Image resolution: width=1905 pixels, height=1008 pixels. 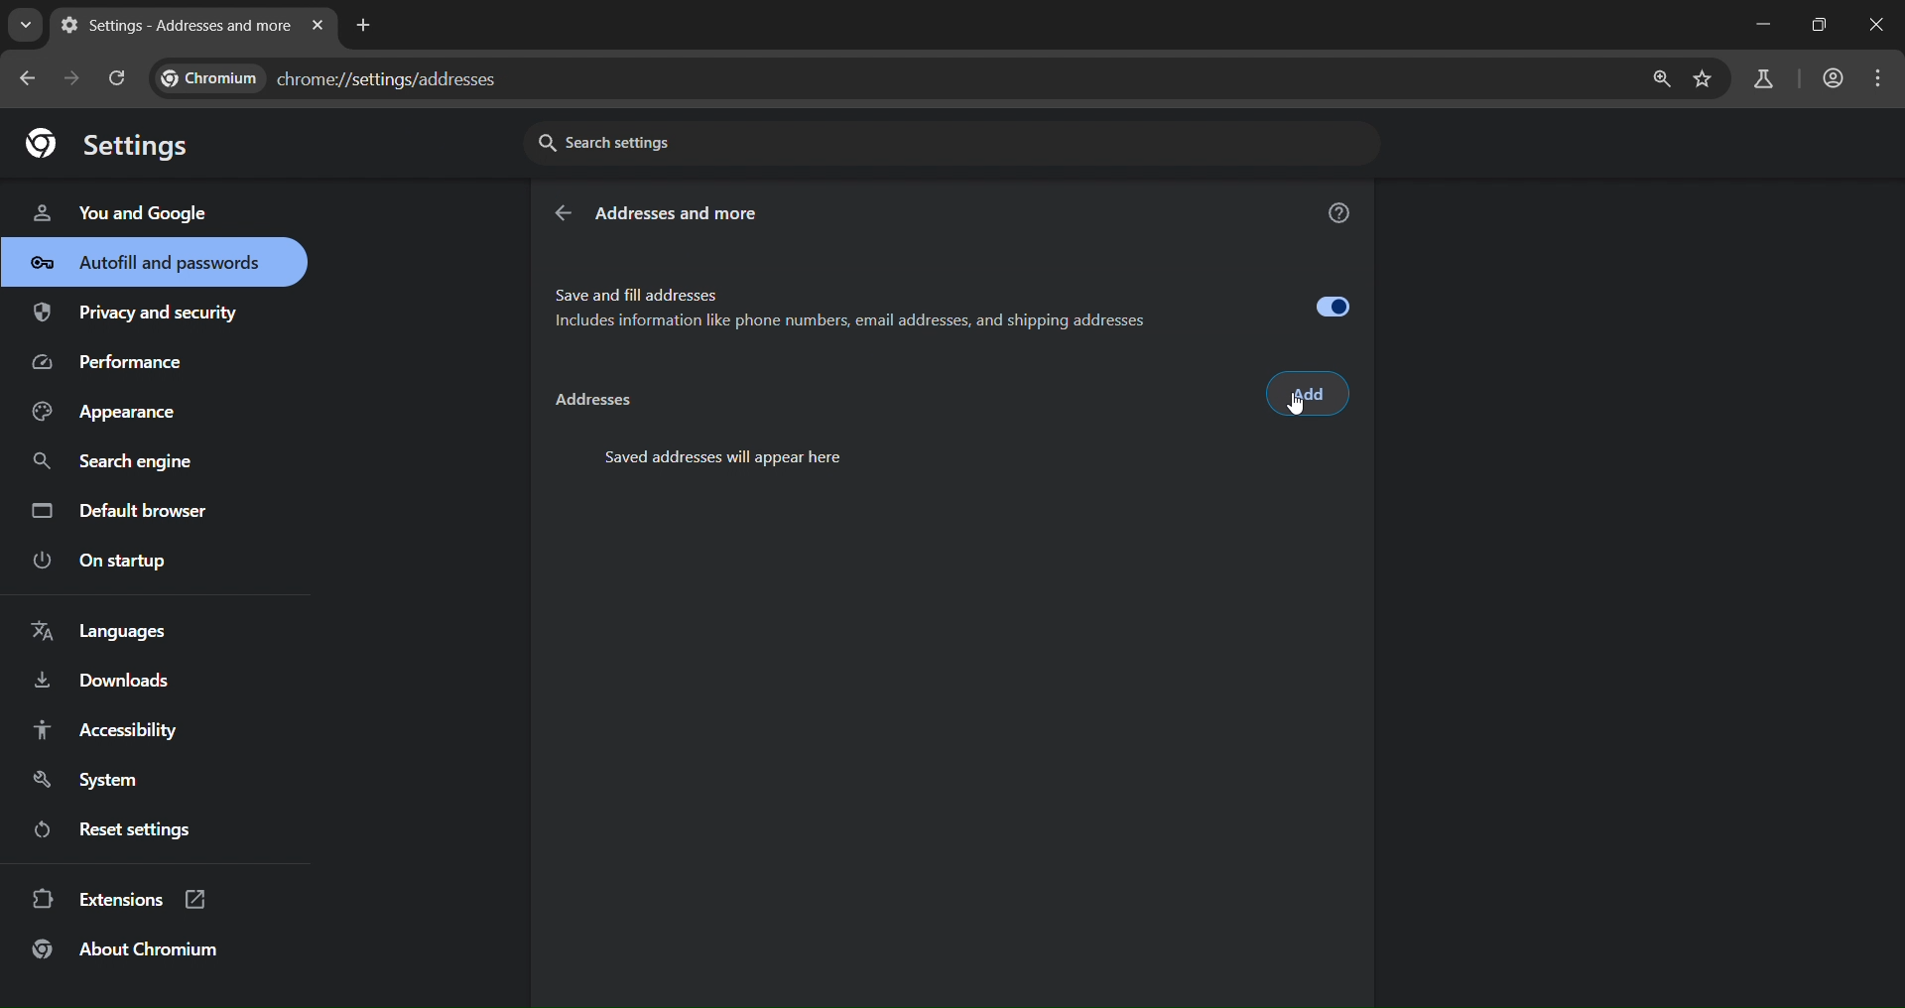 I want to click on default engine, so click(x=123, y=514).